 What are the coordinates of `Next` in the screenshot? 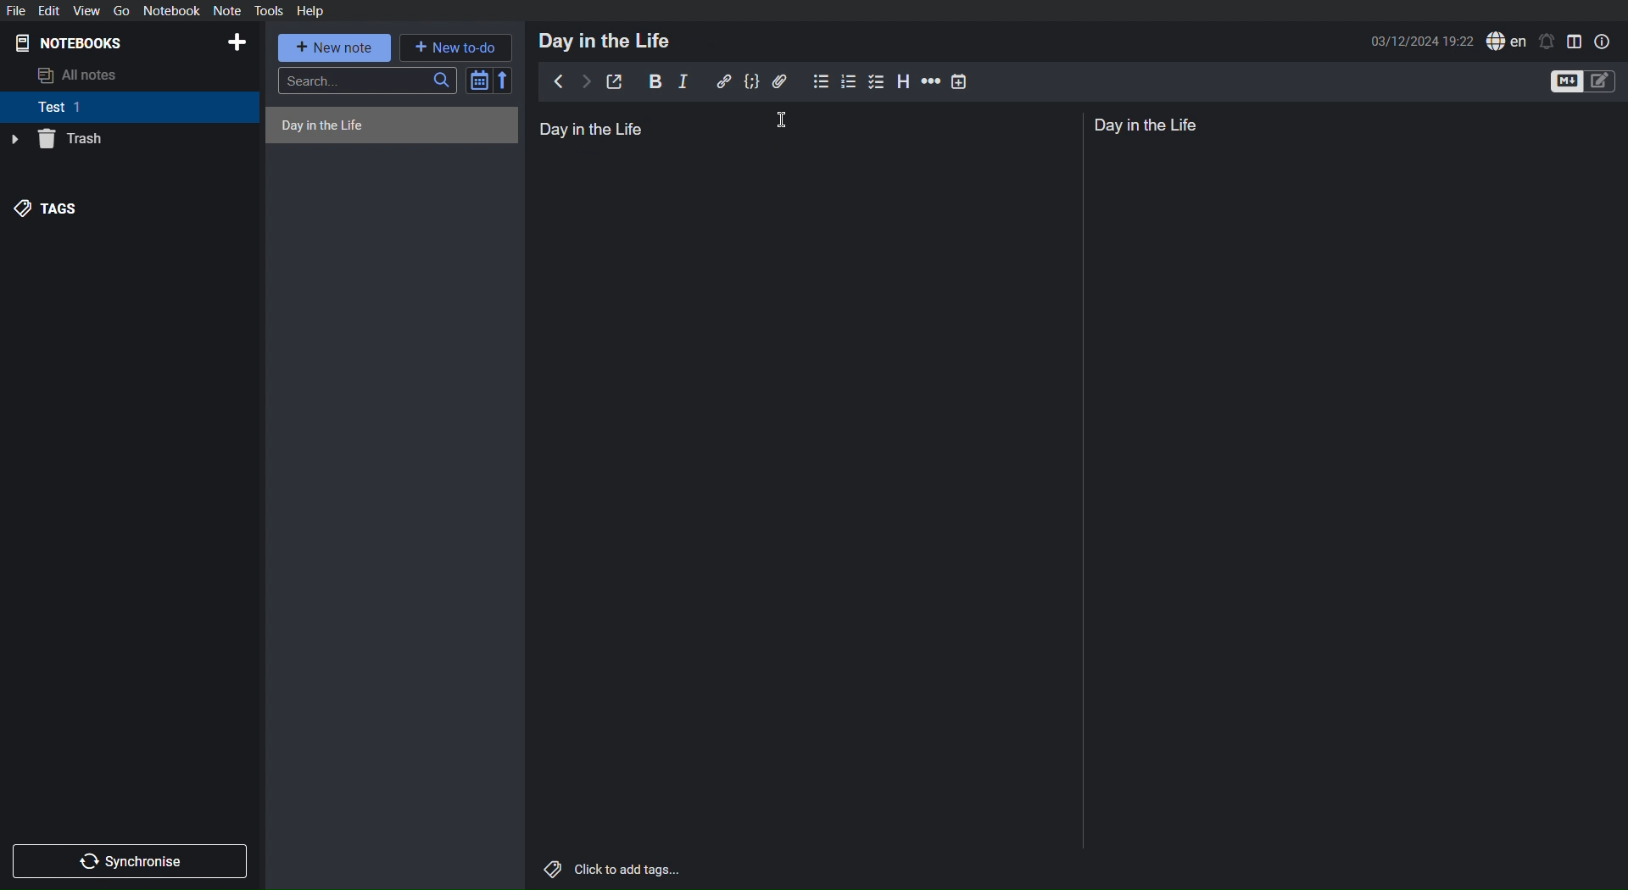 It's located at (584, 80).